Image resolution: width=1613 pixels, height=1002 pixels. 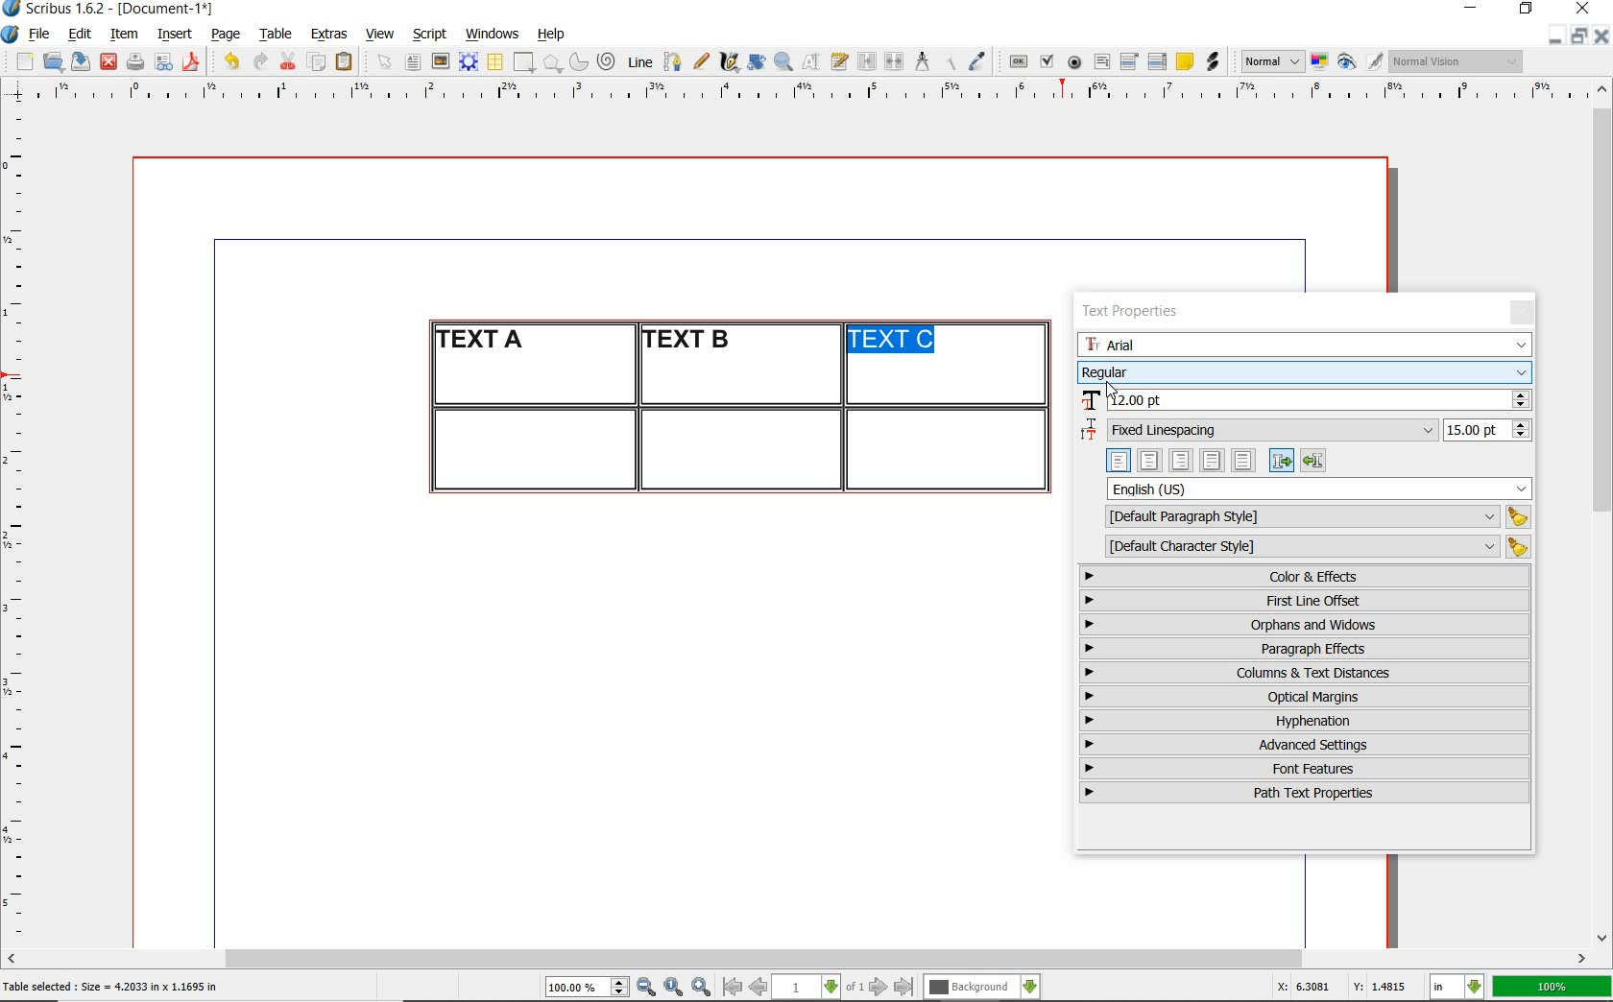 I want to click on save as pdf, so click(x=194, y=61).